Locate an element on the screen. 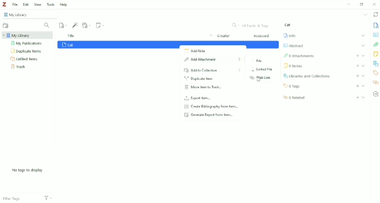 The height and width of the screenshot is (203, 380). File is located at coordinates (15, 4).